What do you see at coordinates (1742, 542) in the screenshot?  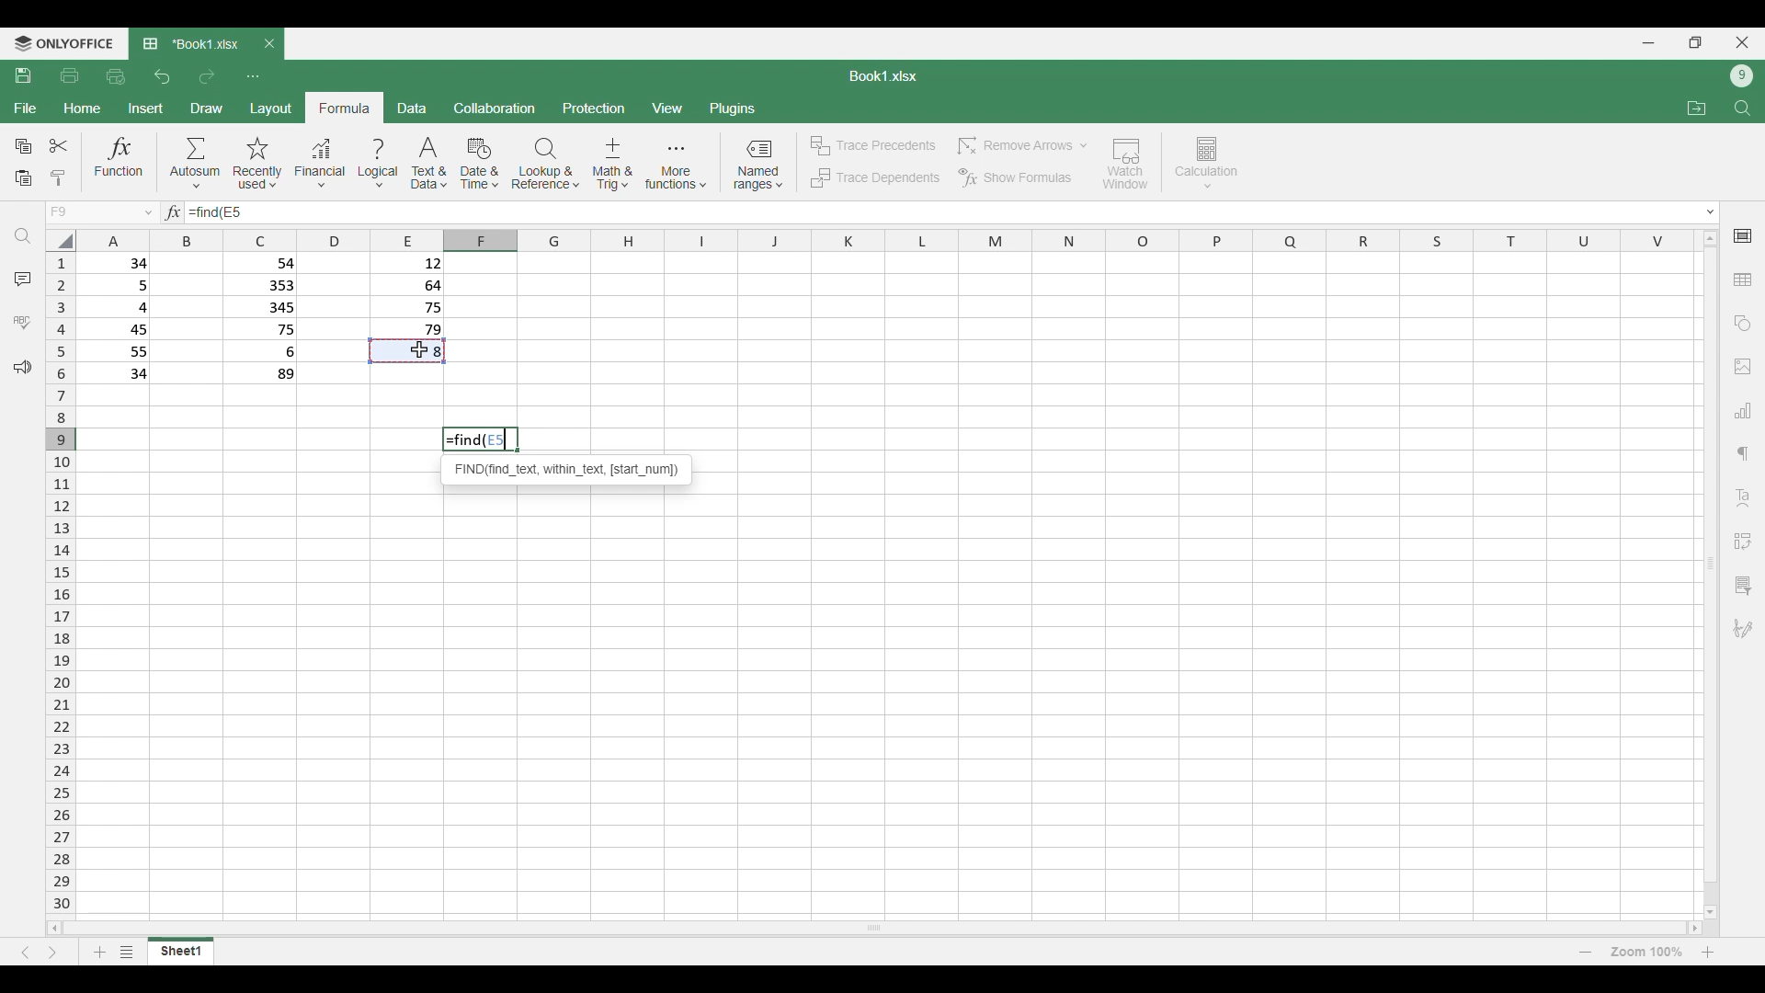 I see `Insert pivot table` at bounding box center [1742, 542].